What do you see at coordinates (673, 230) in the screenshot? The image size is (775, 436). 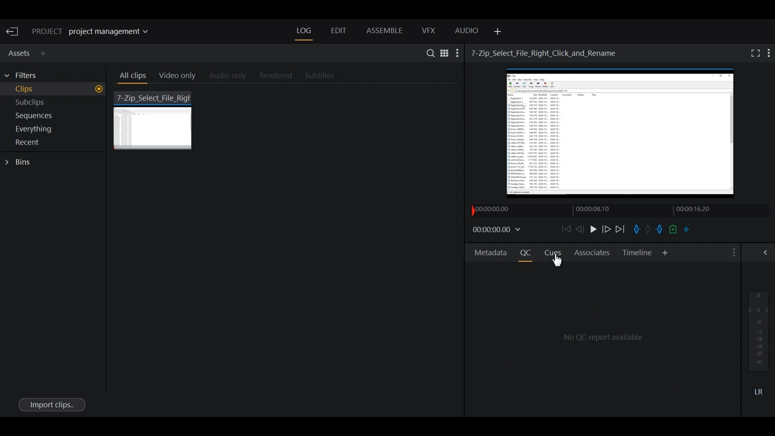 I see `Add a cue` at bounding box center [673, 230].